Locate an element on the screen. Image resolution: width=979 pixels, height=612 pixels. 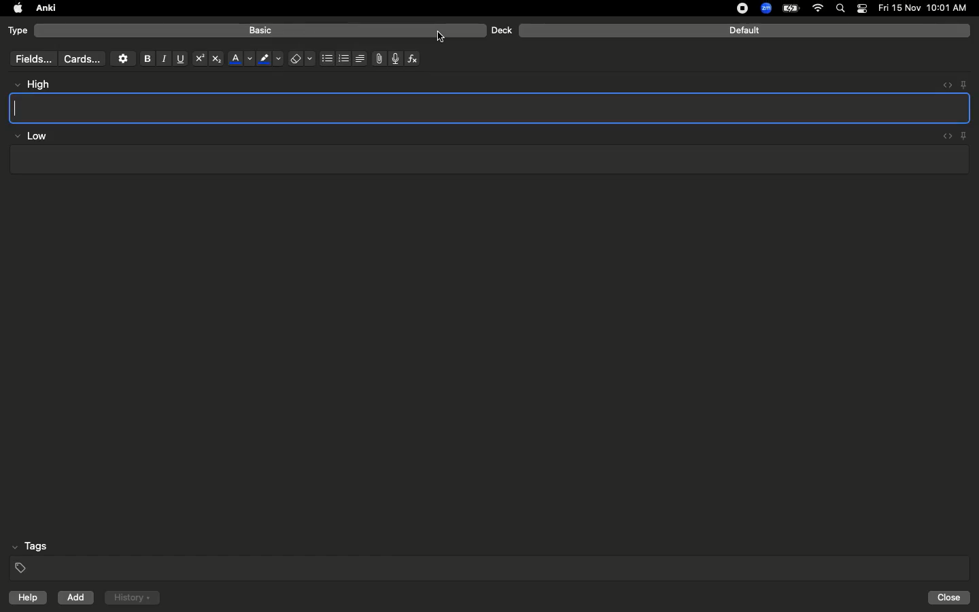
History is located at coordinates (132, 598).